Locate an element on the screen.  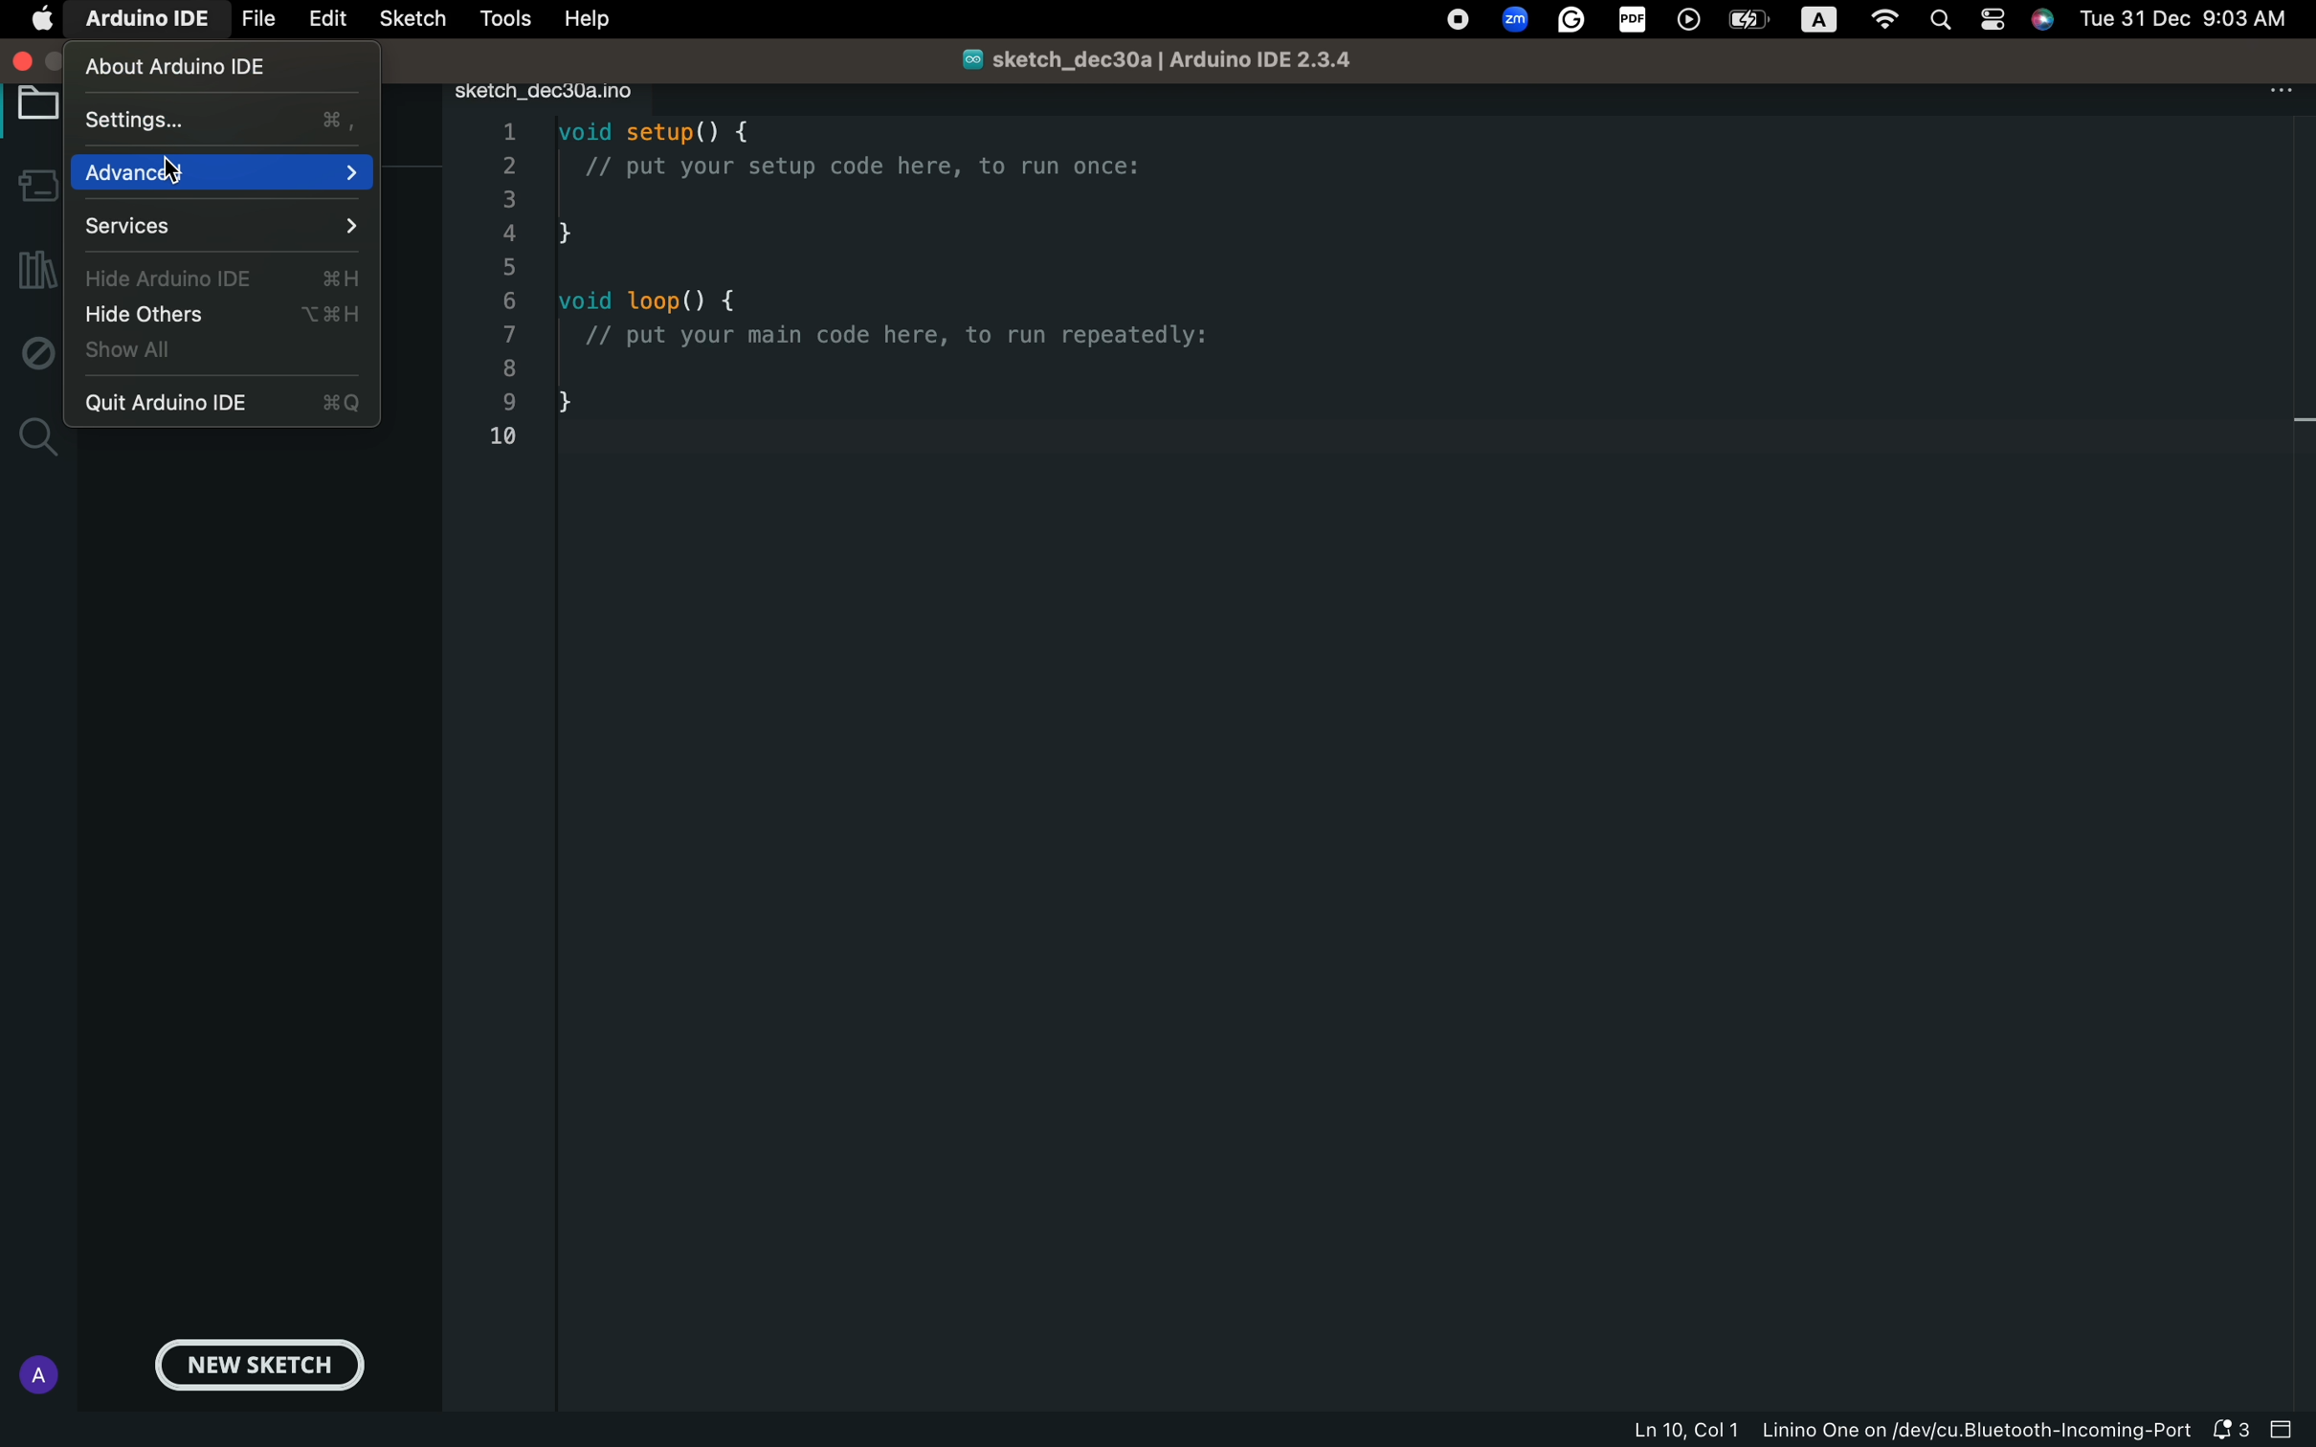
About is located at coordinates (178, 66).